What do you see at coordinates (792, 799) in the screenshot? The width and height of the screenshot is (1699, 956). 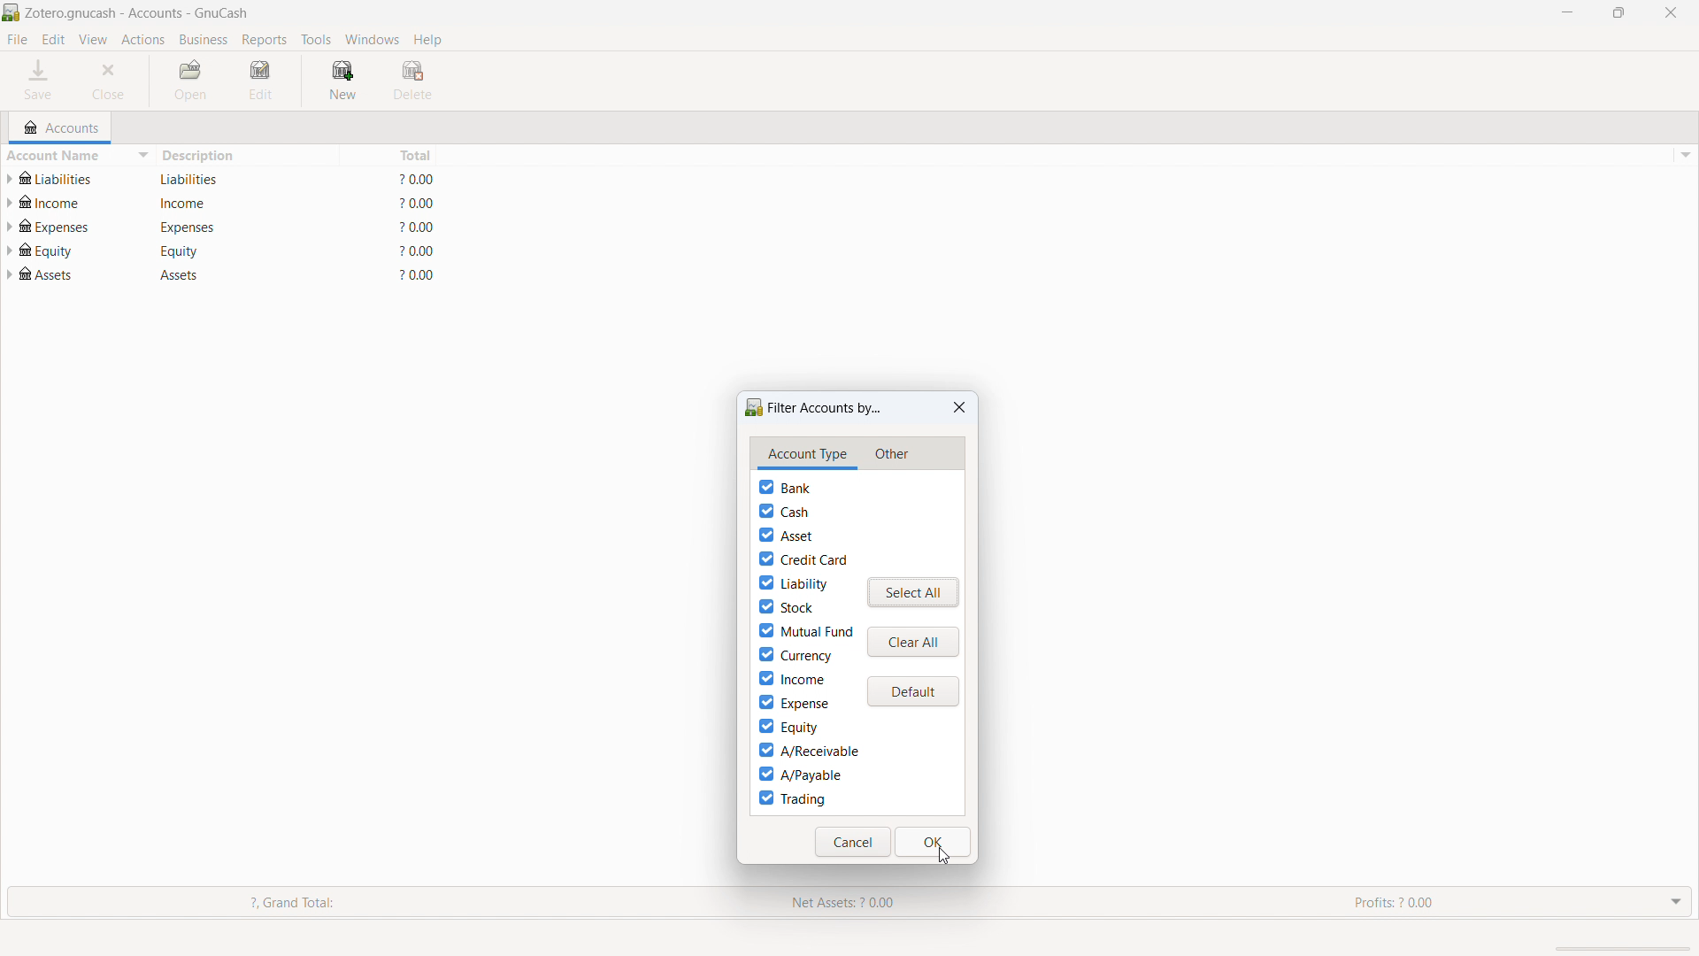 I see `trading` at bounding box center [792, 799].